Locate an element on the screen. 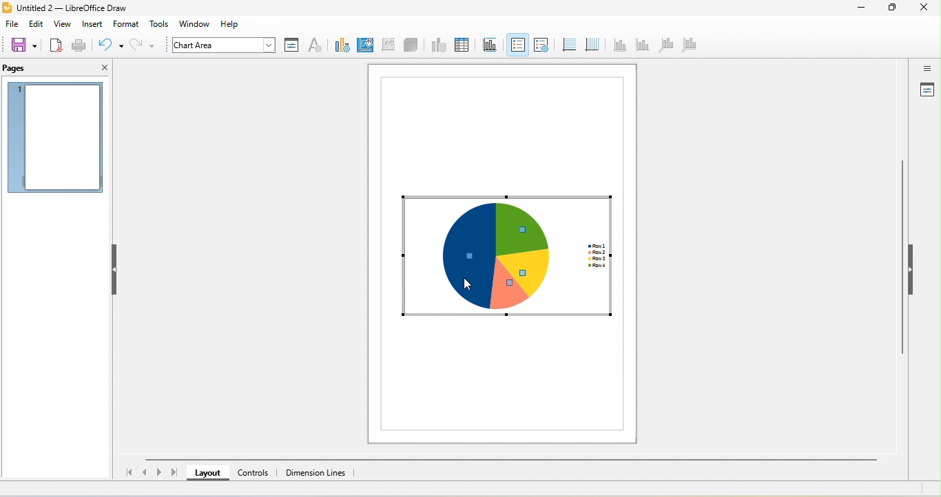 The image size is (941, 497). controls is located at coordinates (256, 472).